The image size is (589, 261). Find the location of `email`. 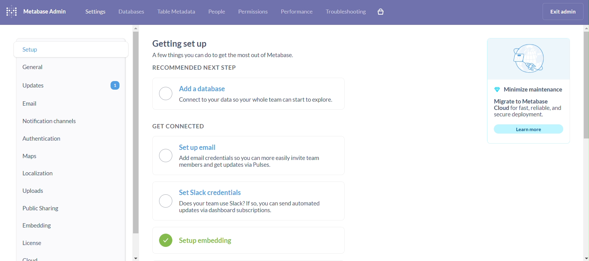

email is located at coordinates (69, 103).